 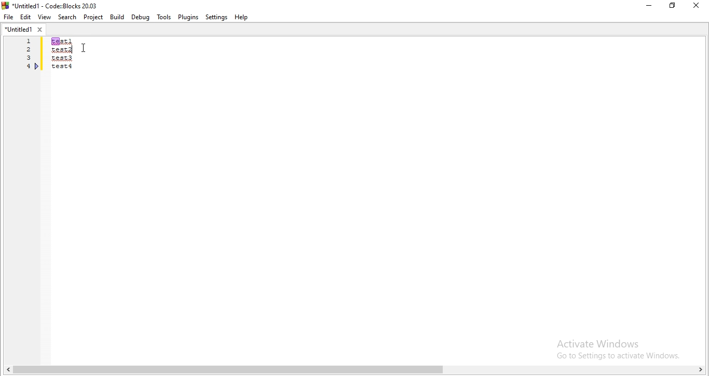 I want to click on Debug , so click(x=141, y=17).